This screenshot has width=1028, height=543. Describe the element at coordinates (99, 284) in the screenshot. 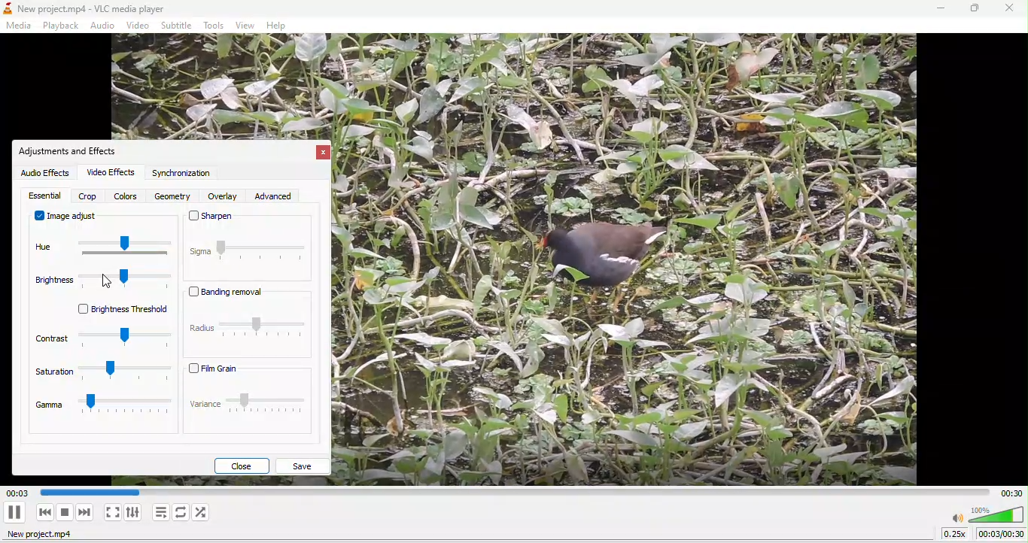

I see `brightness` at that location.